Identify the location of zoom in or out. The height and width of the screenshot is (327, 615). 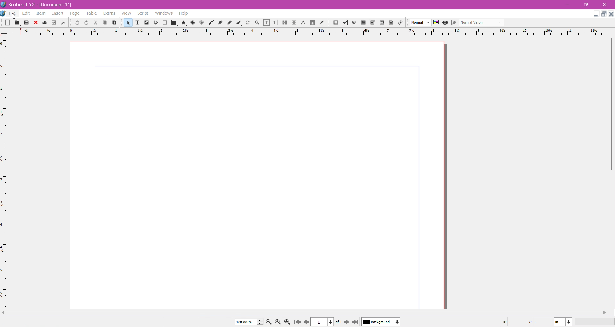
(258, 23).